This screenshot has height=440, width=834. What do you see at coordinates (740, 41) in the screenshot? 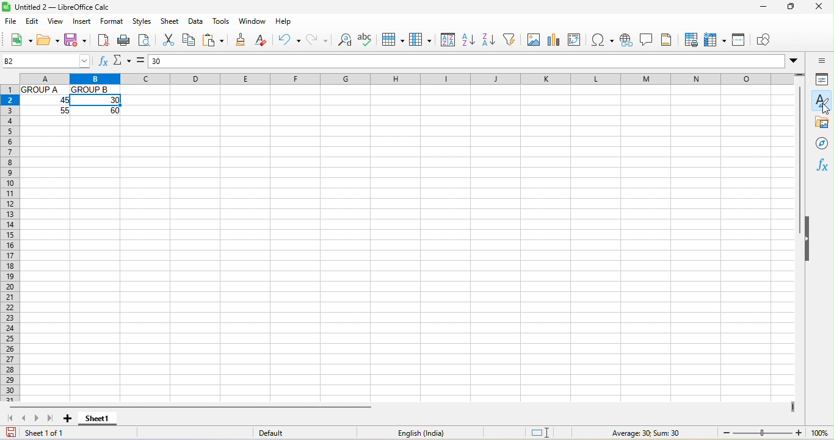
I see `split window` at bounding box center [740, 41].